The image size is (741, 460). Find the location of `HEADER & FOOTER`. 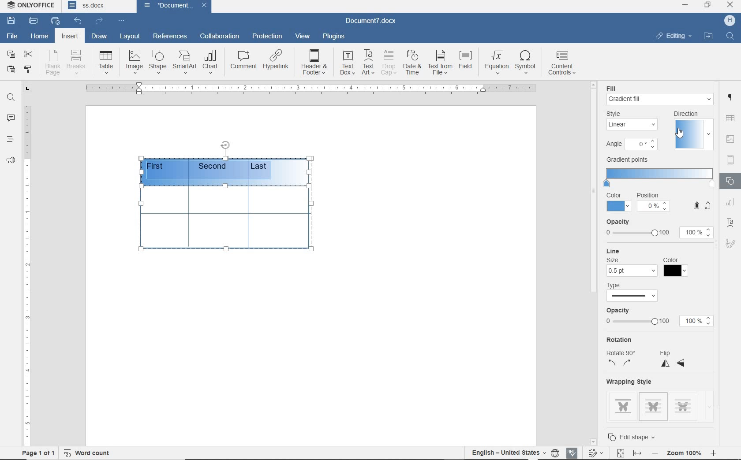

HEADER & FOOTER is located at coordinates (730, 160).